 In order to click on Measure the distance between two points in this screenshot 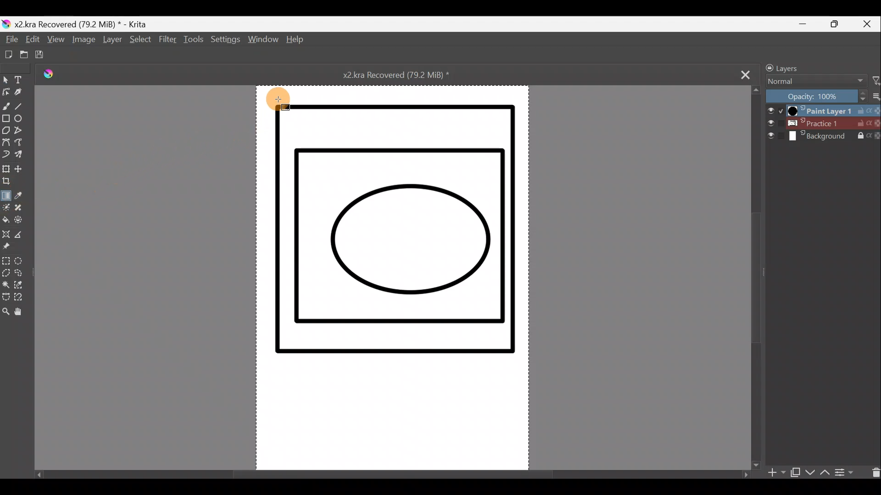, I will do `click(22, 237)`.